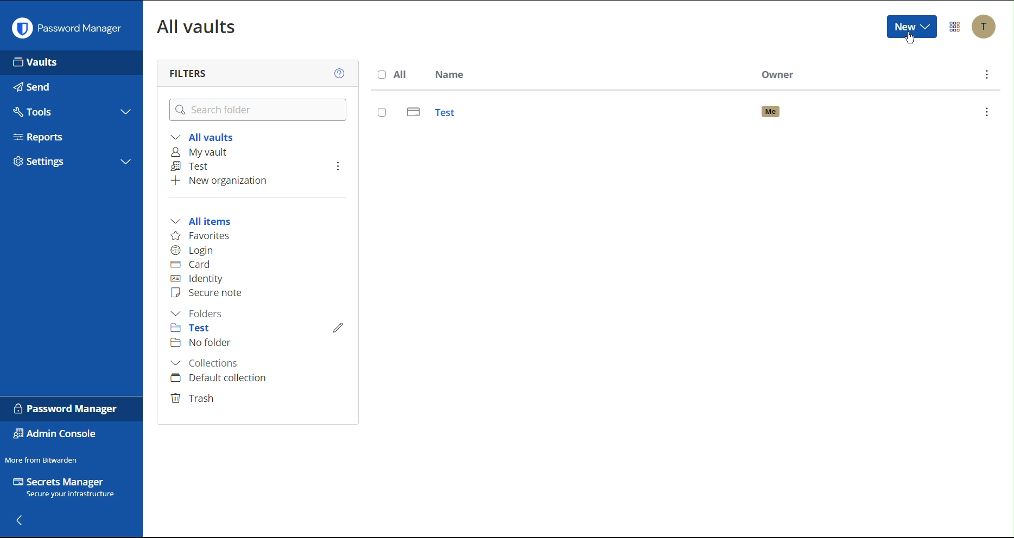 The image size is (1014, 538). What do you see at coordinates (70, 163) in the screenshot?
I see `Settings` at bounding box center [70, 163].